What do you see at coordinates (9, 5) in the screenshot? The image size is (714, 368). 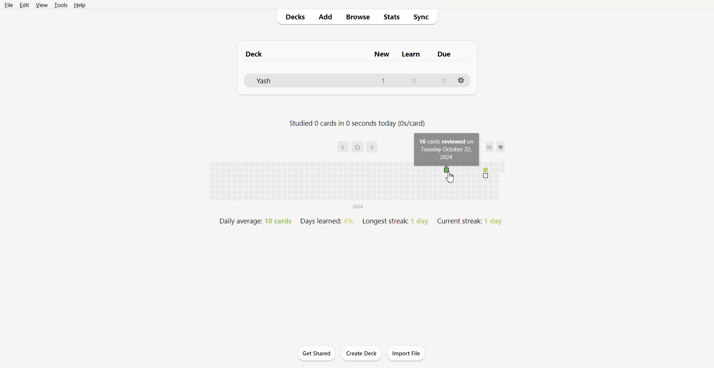 I see `File` at bounding box center [9, 5].